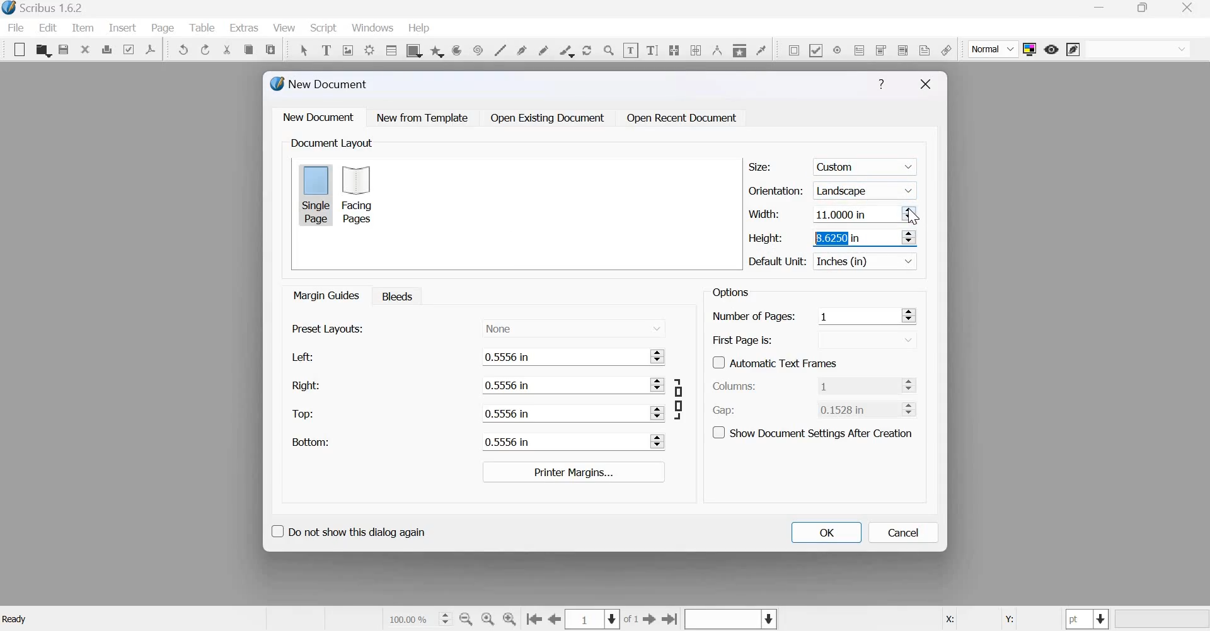  Describe the element at coordinates (360, 195) in the screenshot. I see `Facing pages` at that location.